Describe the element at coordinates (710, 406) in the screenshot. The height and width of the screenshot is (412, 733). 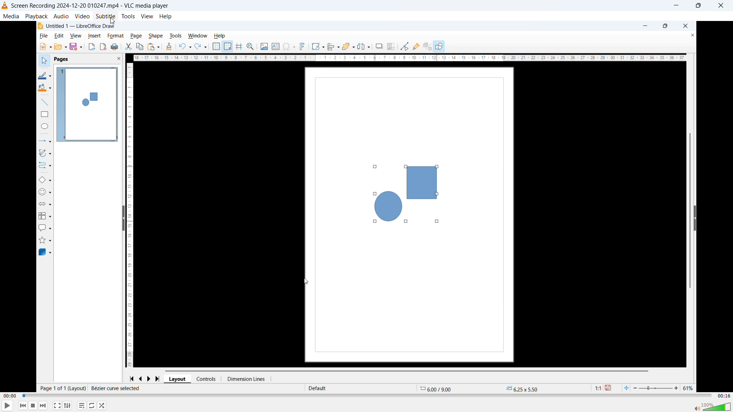
I see `Sound bar ` at that location.